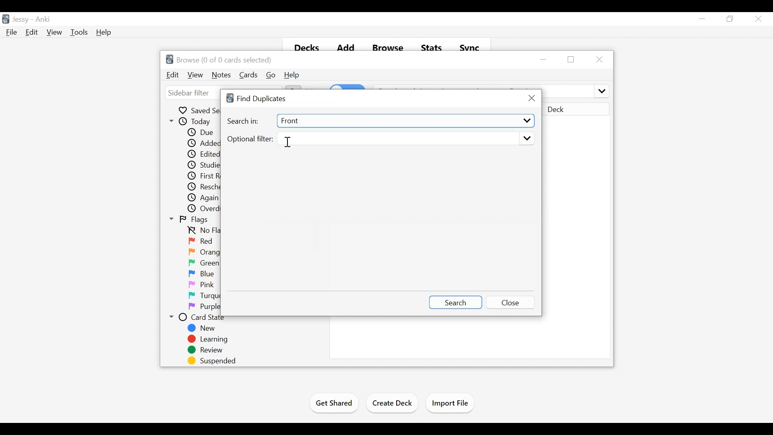 The height and width of the screenshot is (435, 773). Describe the element at coordinates (201, 285) in the screenshot. I see `Pink` at that location.